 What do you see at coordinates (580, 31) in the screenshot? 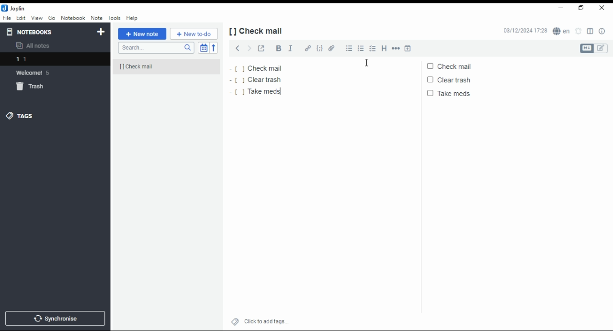
I see `set alarm` at bounding box center [580, 31].